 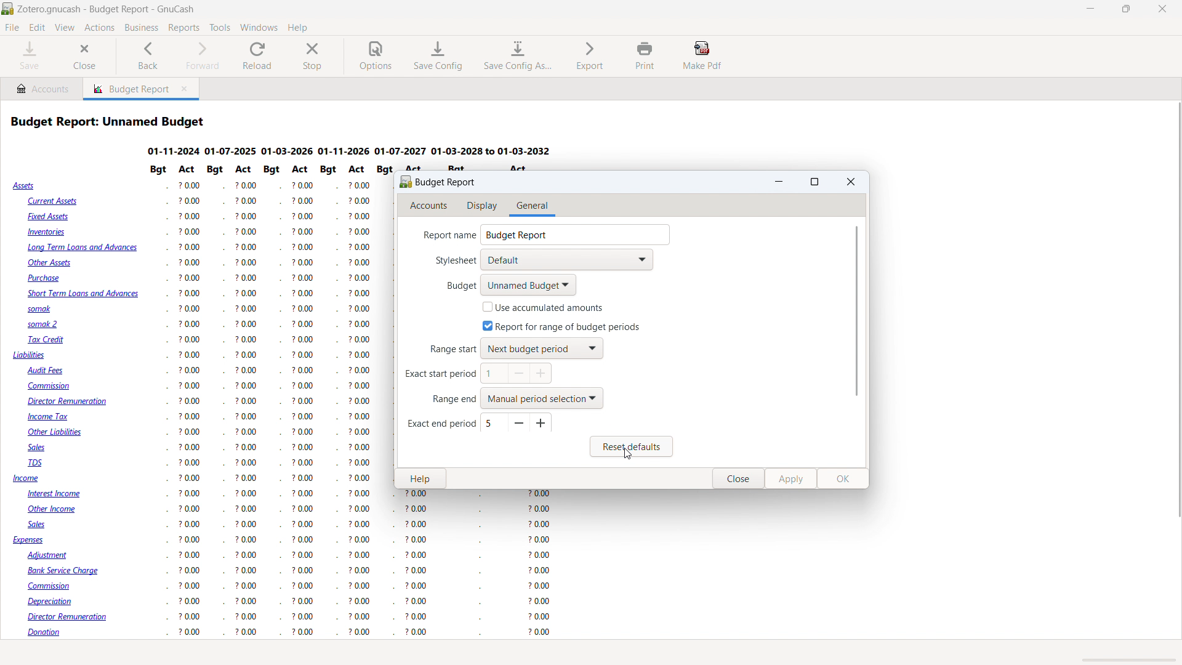 I want to click on view, so click(x=65, y=28).